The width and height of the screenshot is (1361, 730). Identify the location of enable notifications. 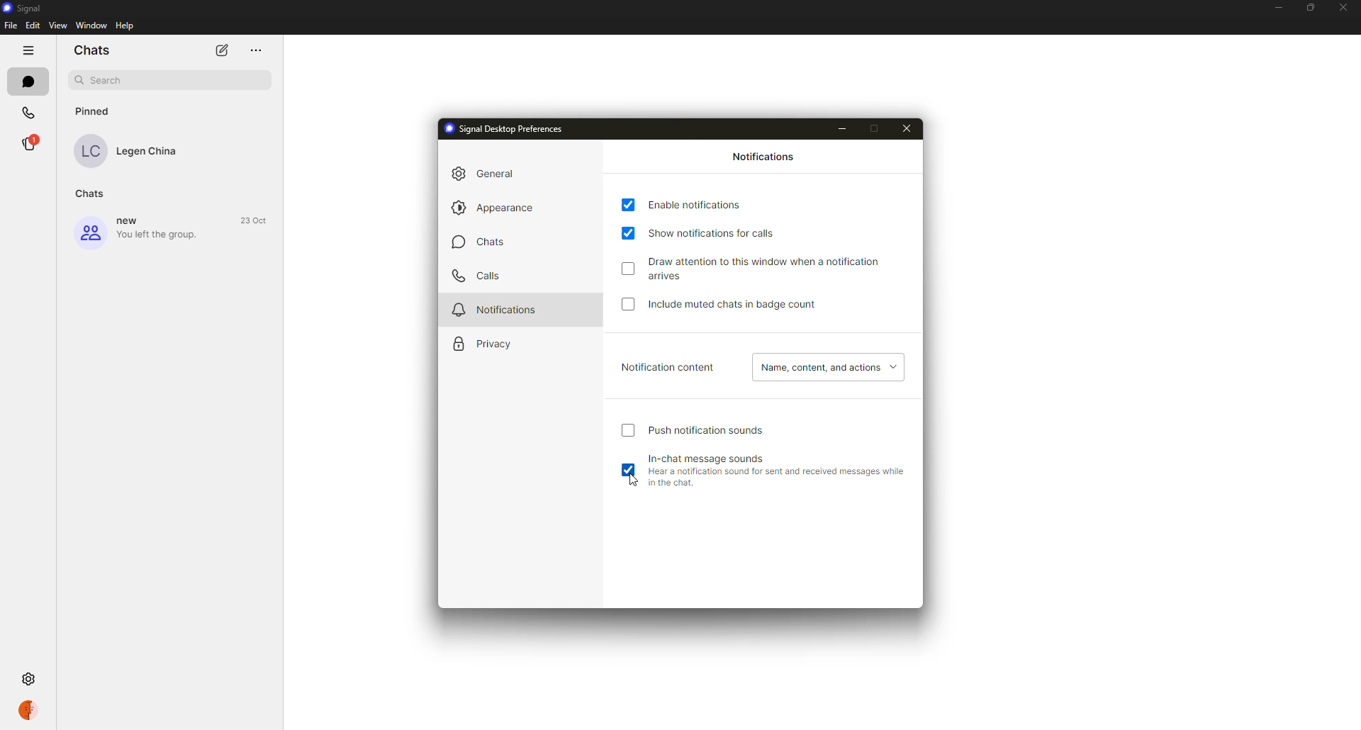
(697, 206).